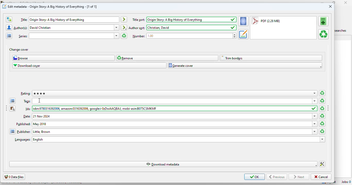  Describe the element at coordinates (90, 66) in the screenshot. I see `download cover` at that location.